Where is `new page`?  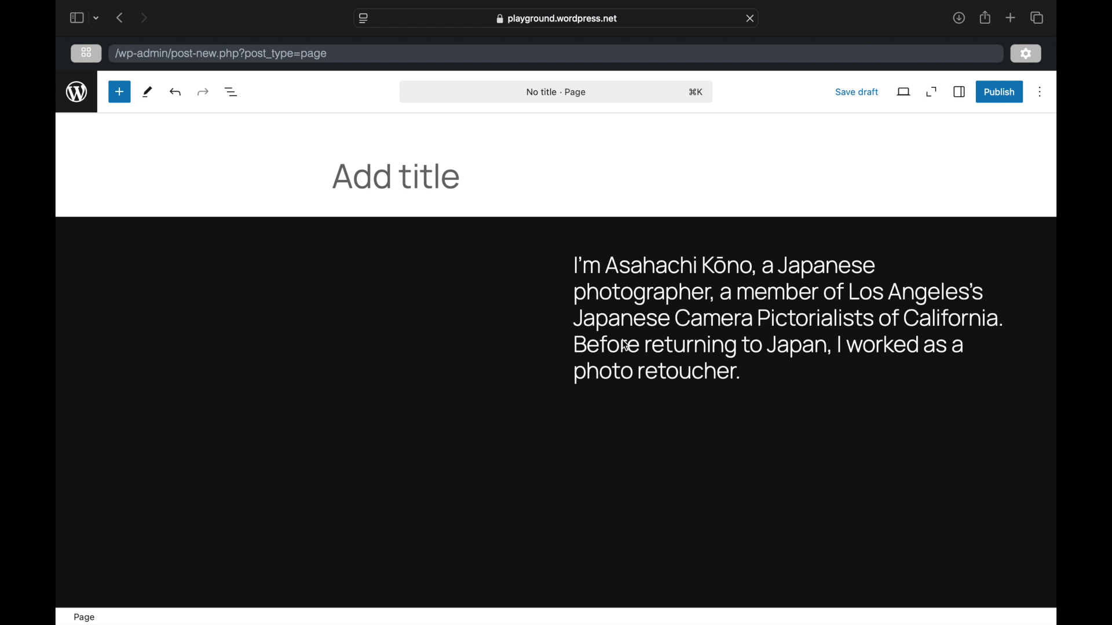
new page is located at coordinates (119, 91).